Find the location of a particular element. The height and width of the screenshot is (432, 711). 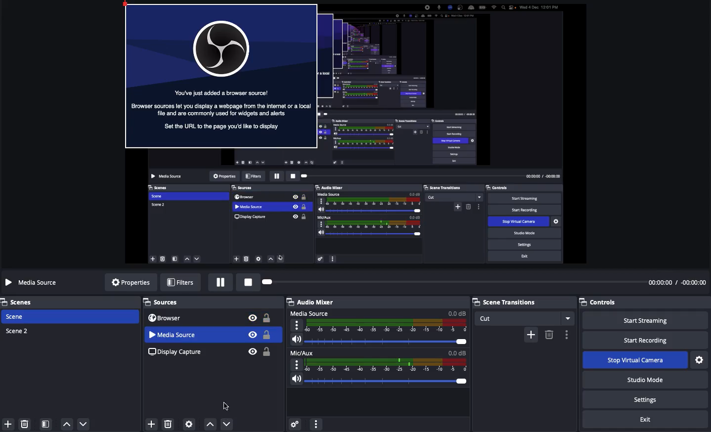

More is located at coordinates (319, 424).